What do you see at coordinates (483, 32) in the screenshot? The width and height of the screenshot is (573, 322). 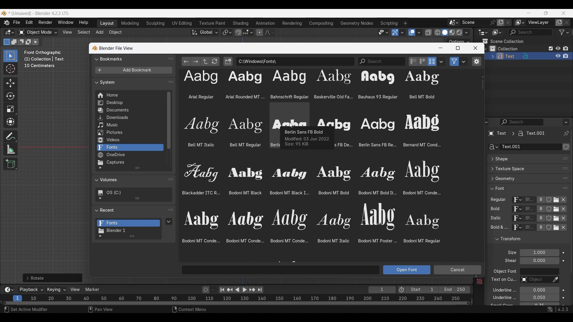 I see `Editor type` at bounding box center [483, 32].